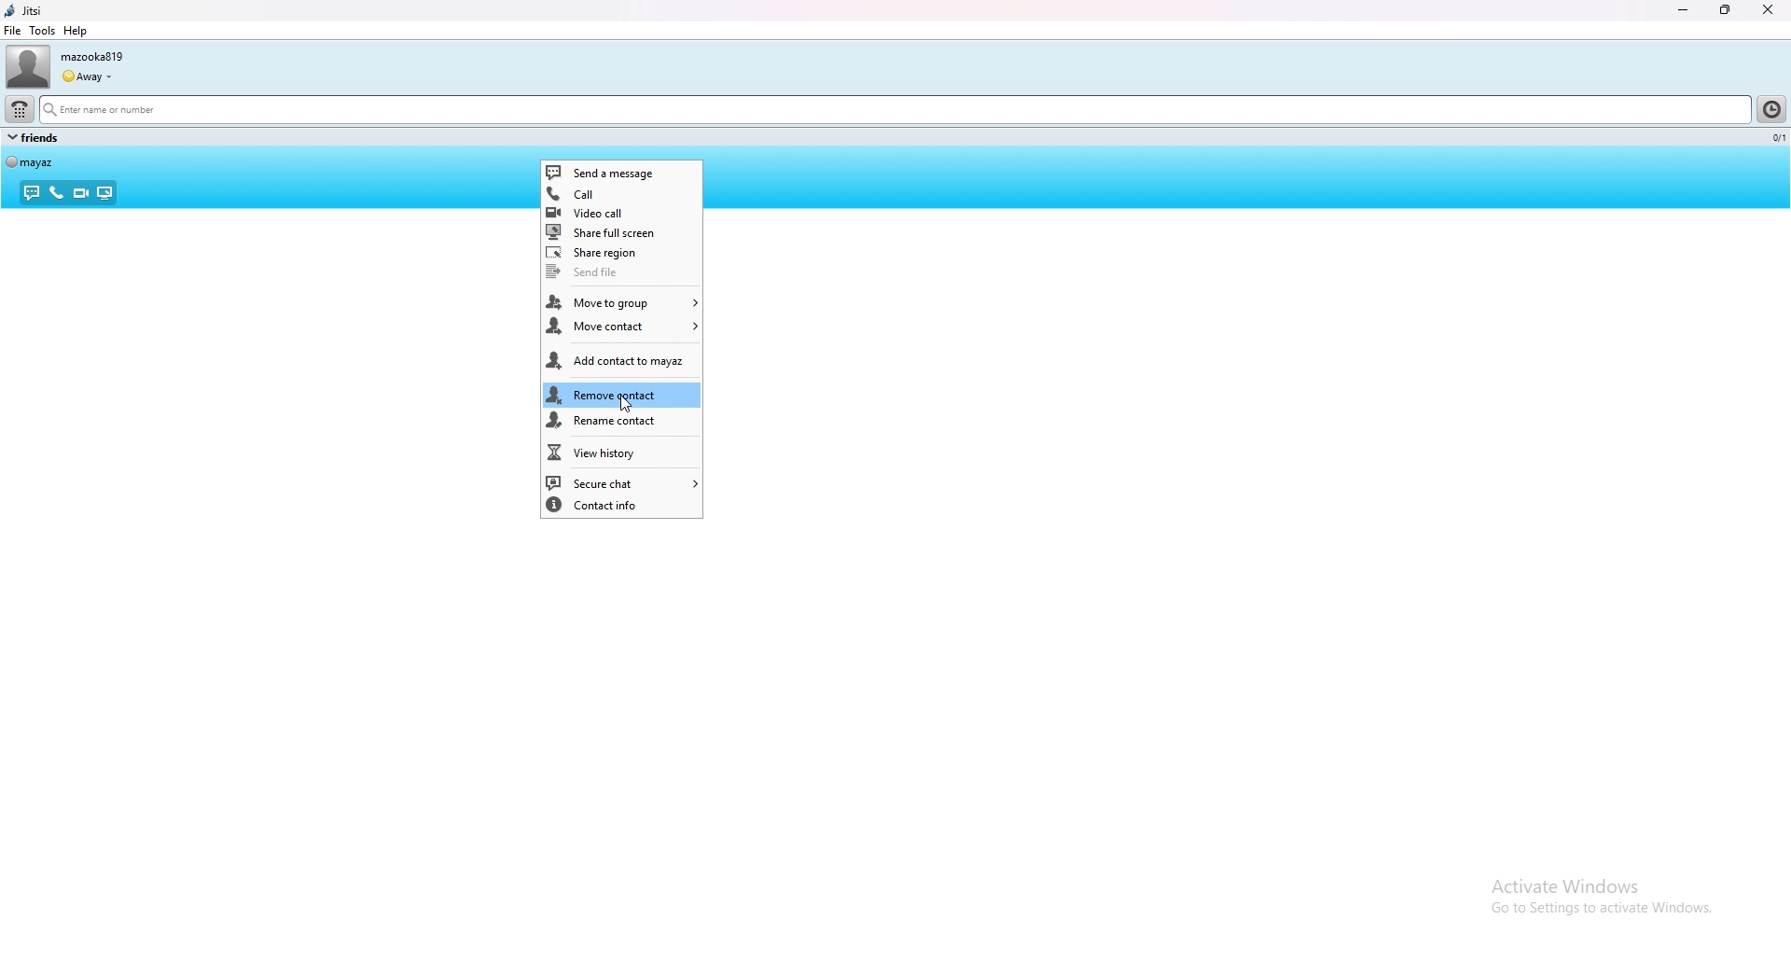 The height and width of the screenshot is (961, 1791). Describe the element at coordinates (34, 193) in the screenshot. I see `chat` at that location.